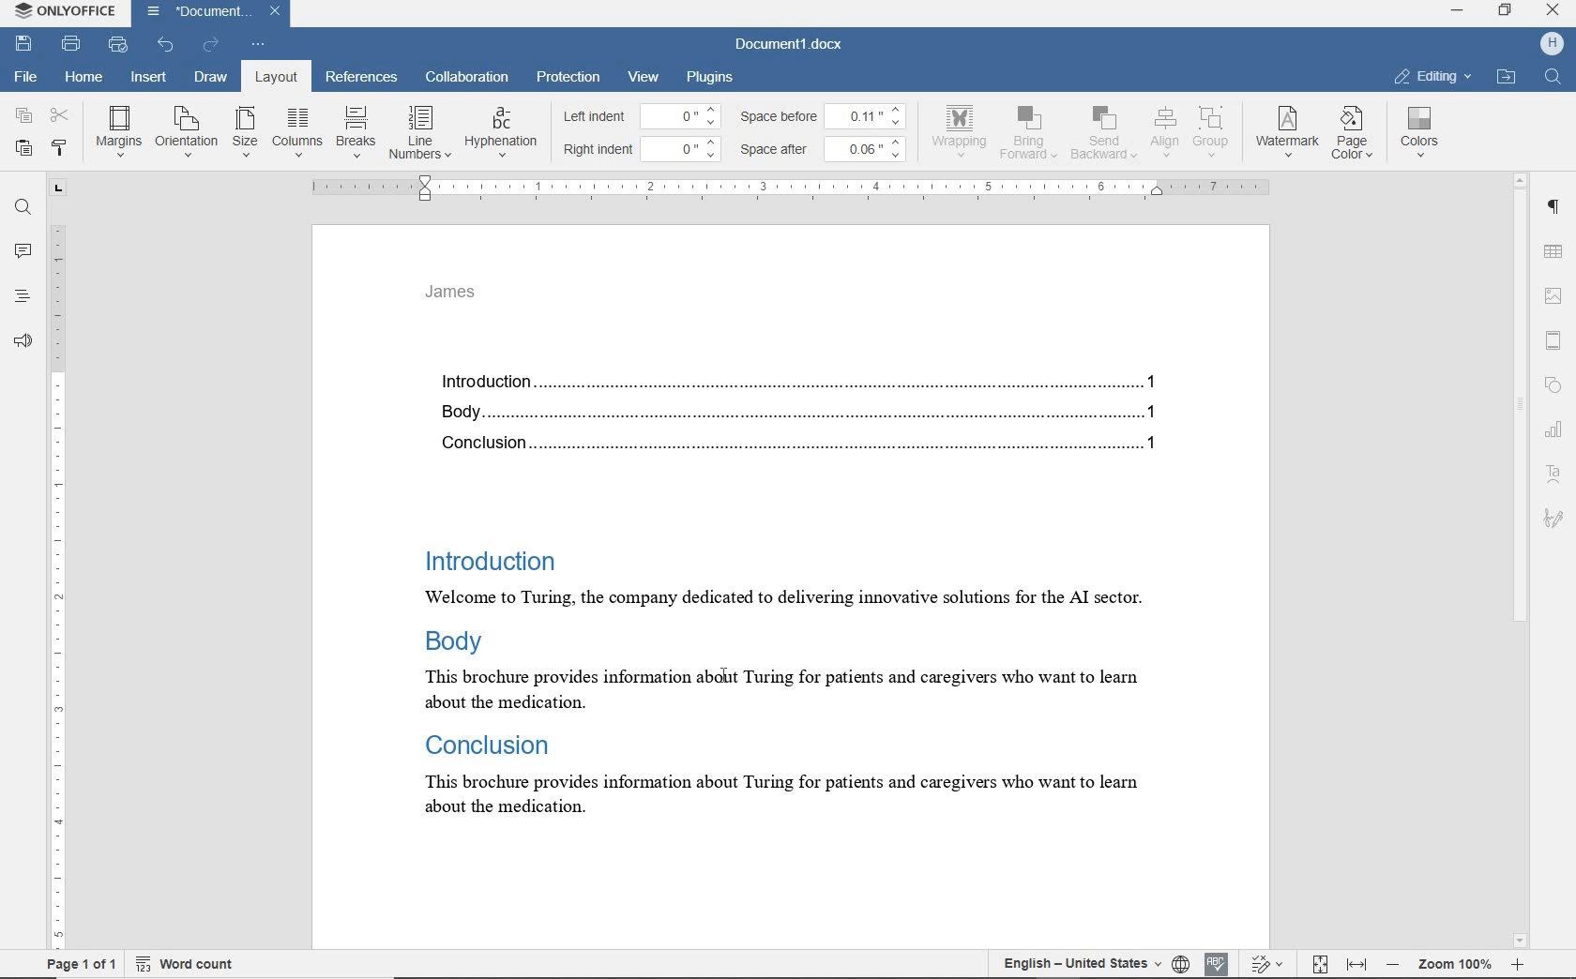 The image size is (1576, 979). What do you see at coordinates (280, 9) in the screenshot?
I see `close` at bounding box center [280, 9].